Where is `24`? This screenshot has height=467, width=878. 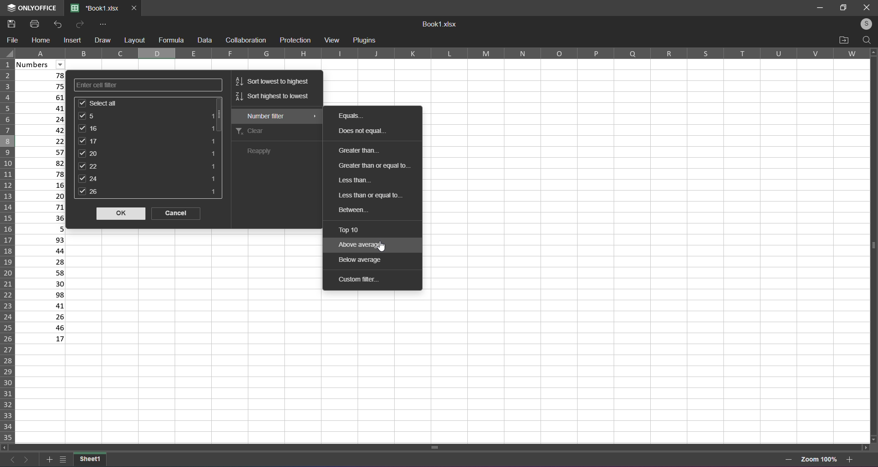
24 is located at coordinates (147, 179).